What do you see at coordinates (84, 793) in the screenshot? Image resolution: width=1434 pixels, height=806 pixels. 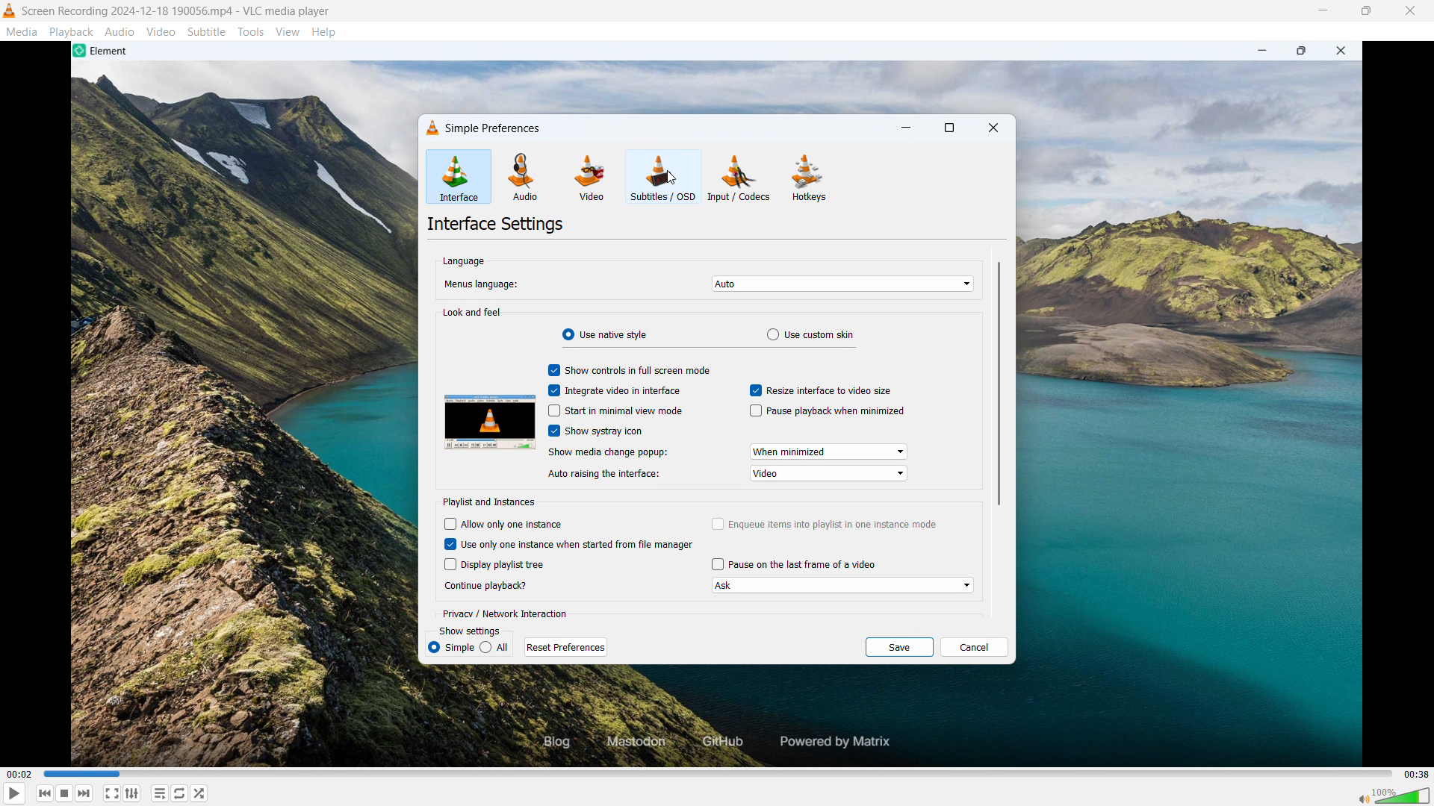 I see `forward or next media` at bounding box center [84, 793].